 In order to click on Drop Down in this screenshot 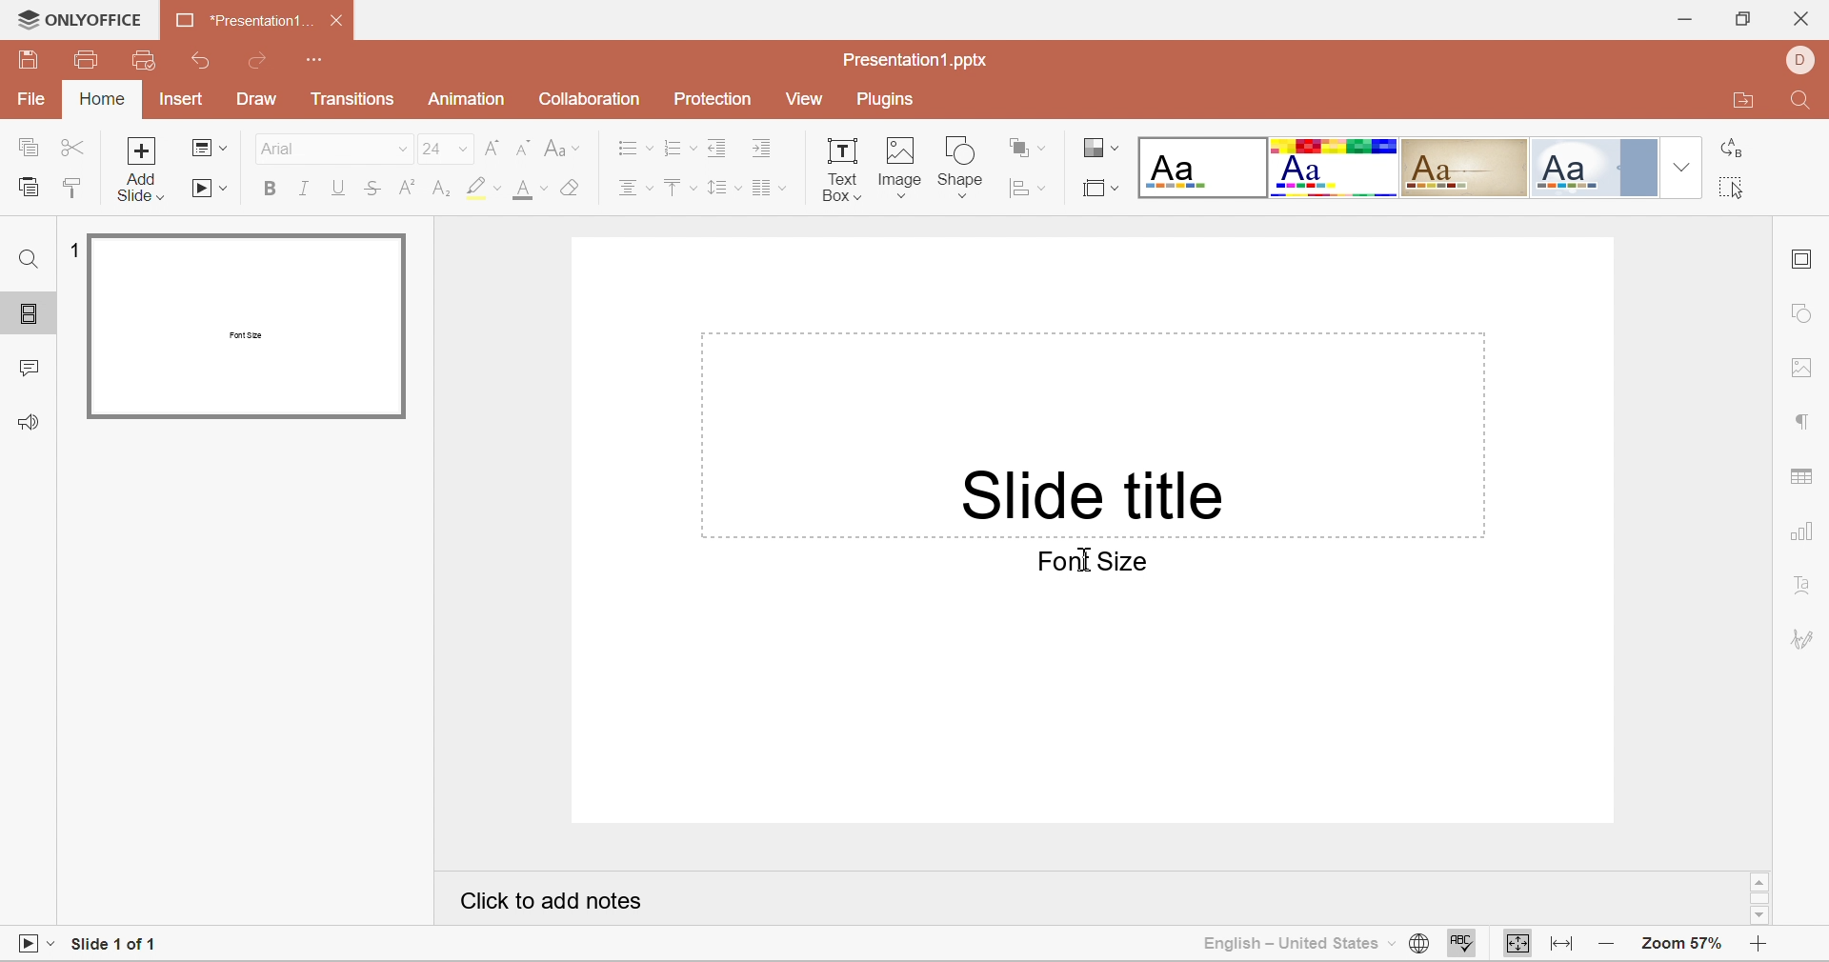, I will do `click(403, 154)`.